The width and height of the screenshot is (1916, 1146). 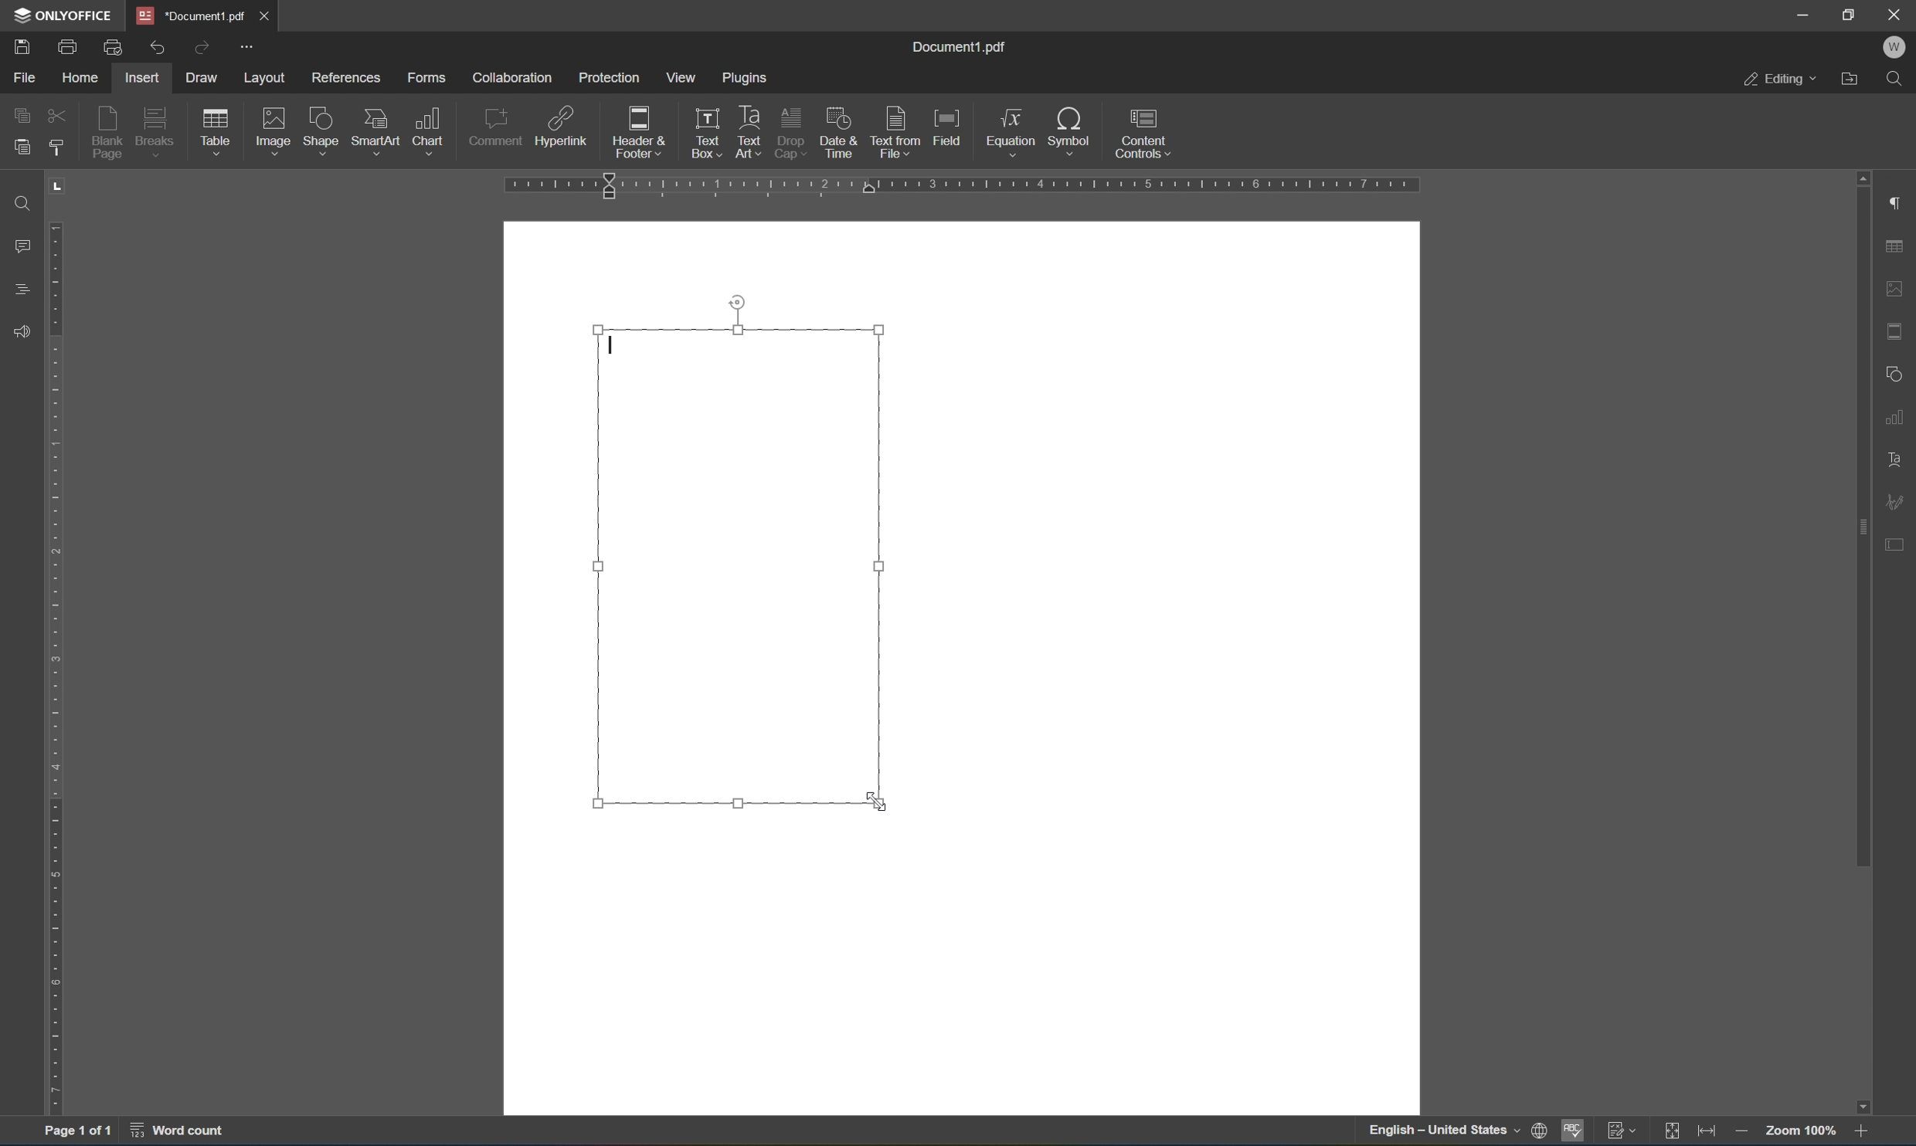 What do you see at coordinates (199, 46) in the screenshot?
I see `Redo` at bounding box center [199, 46].